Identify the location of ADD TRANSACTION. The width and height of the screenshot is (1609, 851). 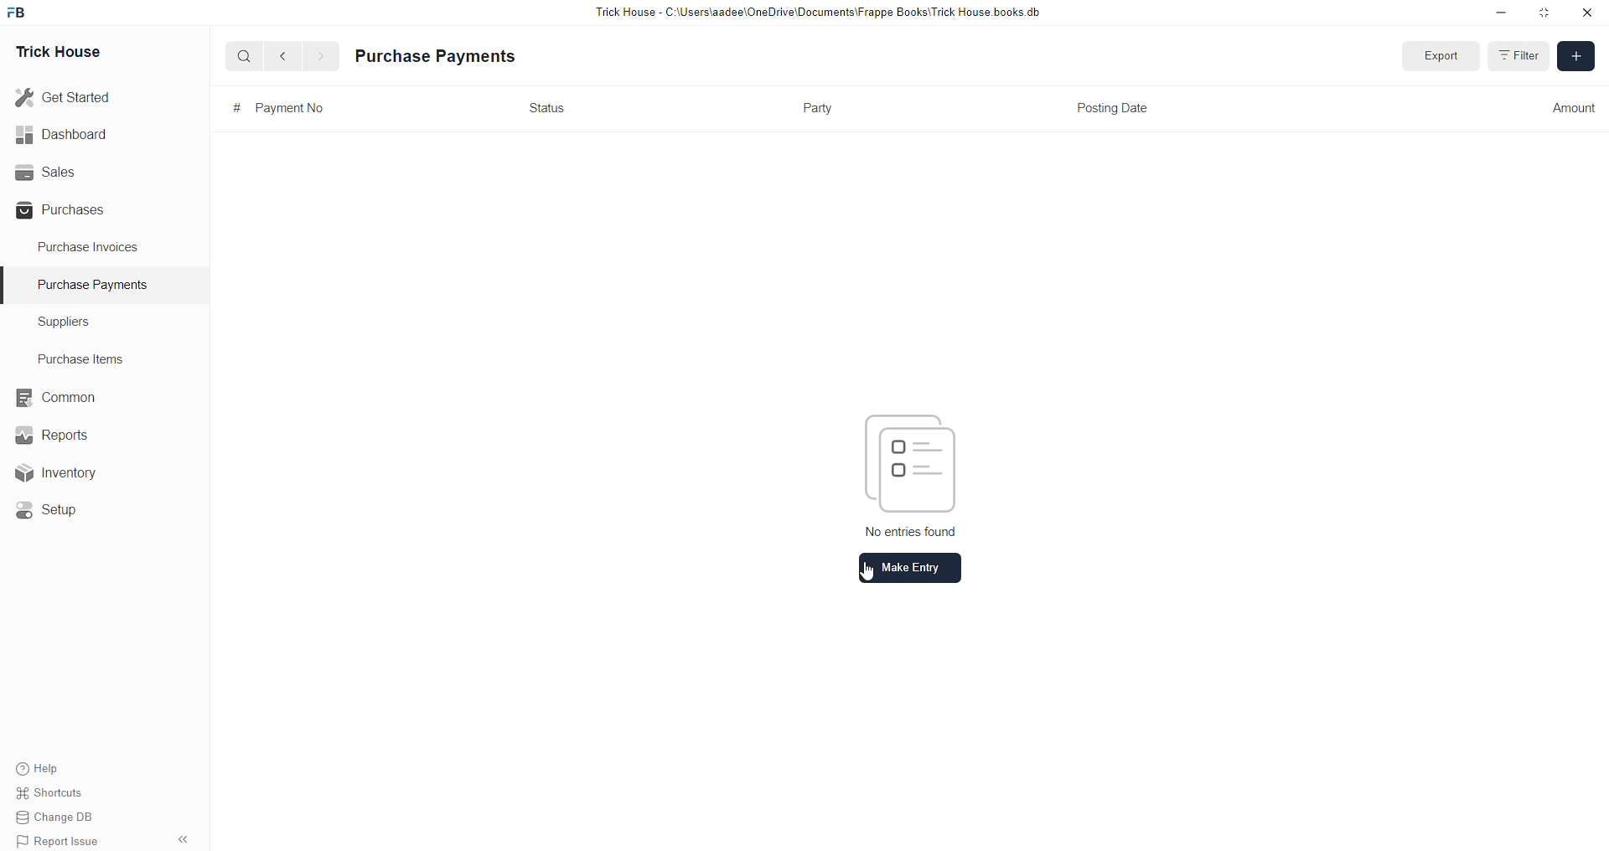
(1574, 54).